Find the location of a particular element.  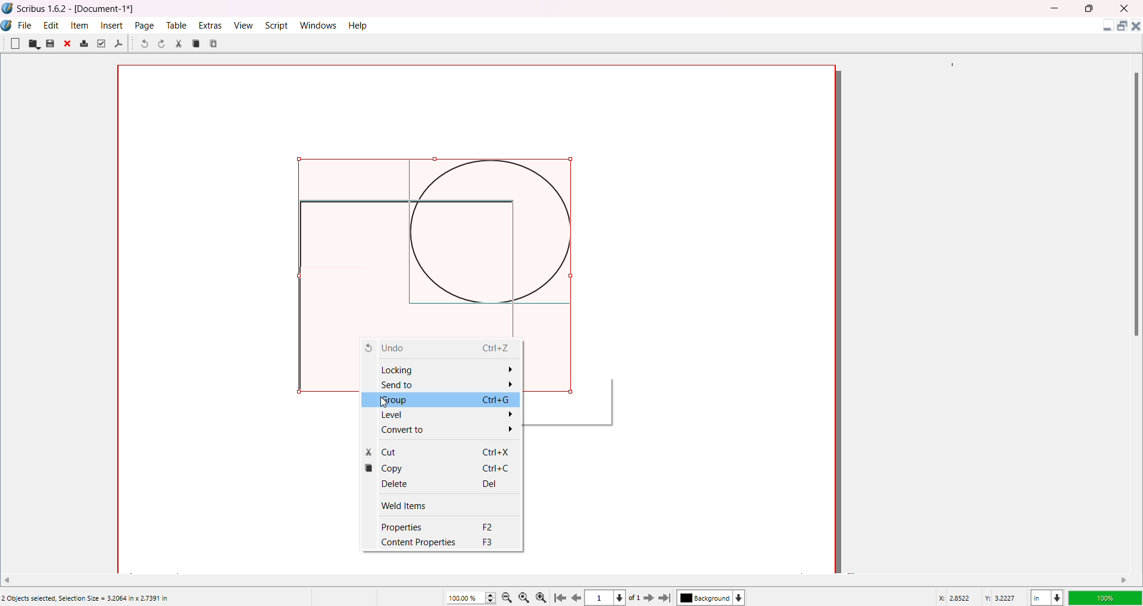

Page is located at coordinates (145, 25).